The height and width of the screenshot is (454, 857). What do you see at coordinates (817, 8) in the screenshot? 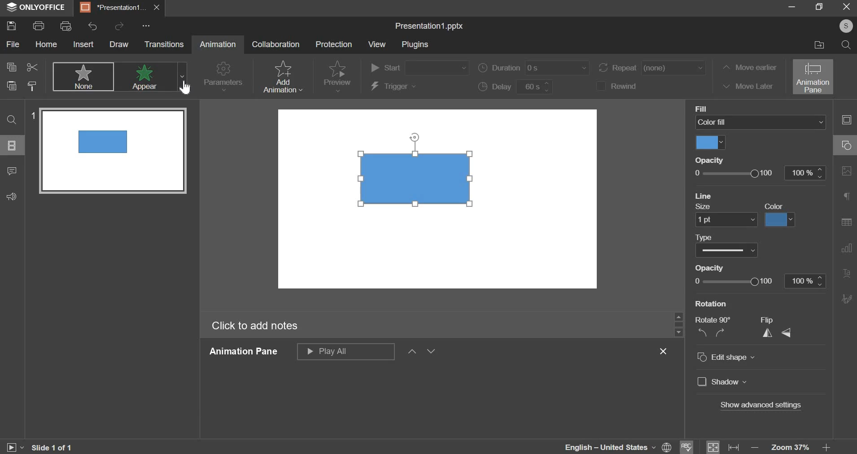
I see `maximize` at bounding box center [817, 8].